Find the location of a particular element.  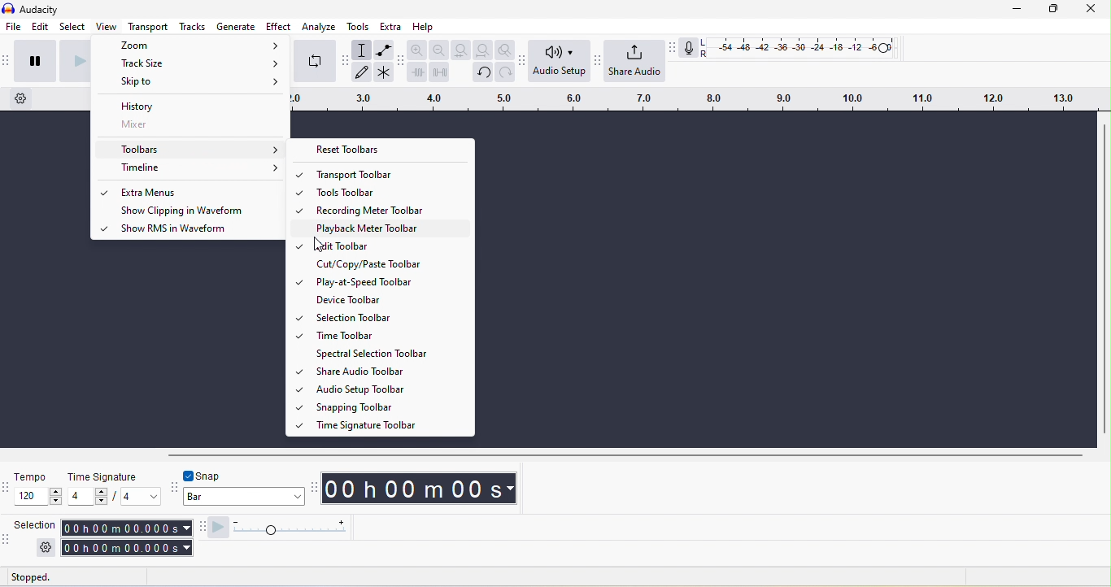

Track size is located at coordinates (191, 62).